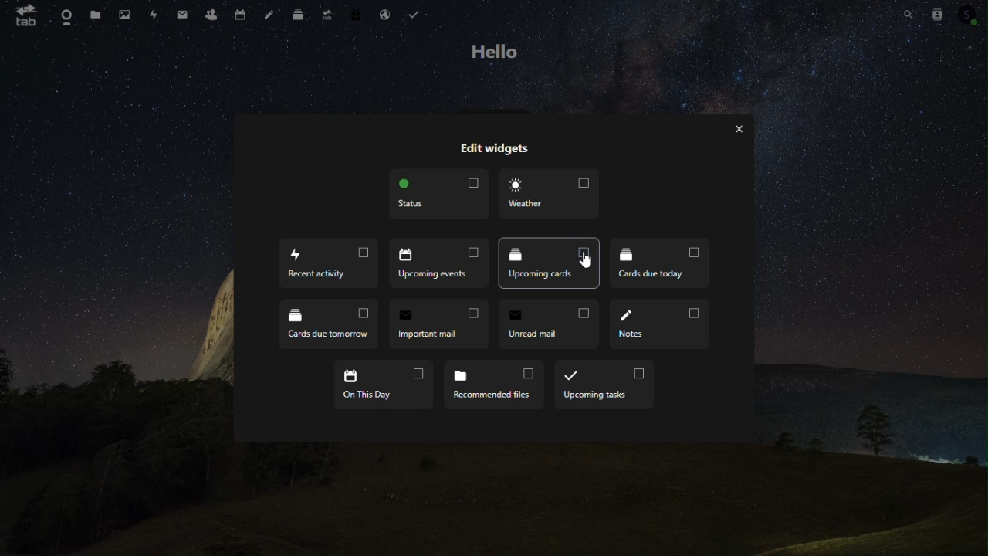  What do you see at coordinates (549, 192) in the screenshot?
I see `weather` at bounding box center [549, 192].